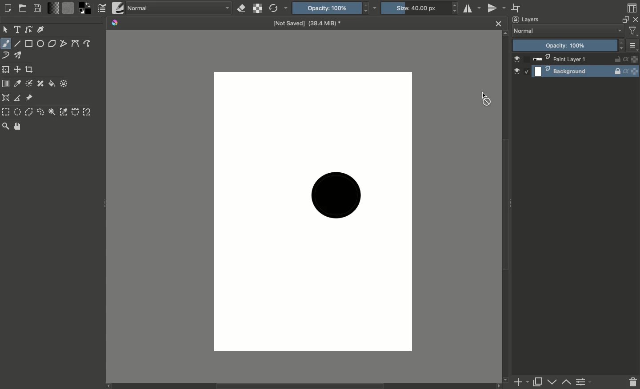  I want to click on Add layer, so click(523, 382).